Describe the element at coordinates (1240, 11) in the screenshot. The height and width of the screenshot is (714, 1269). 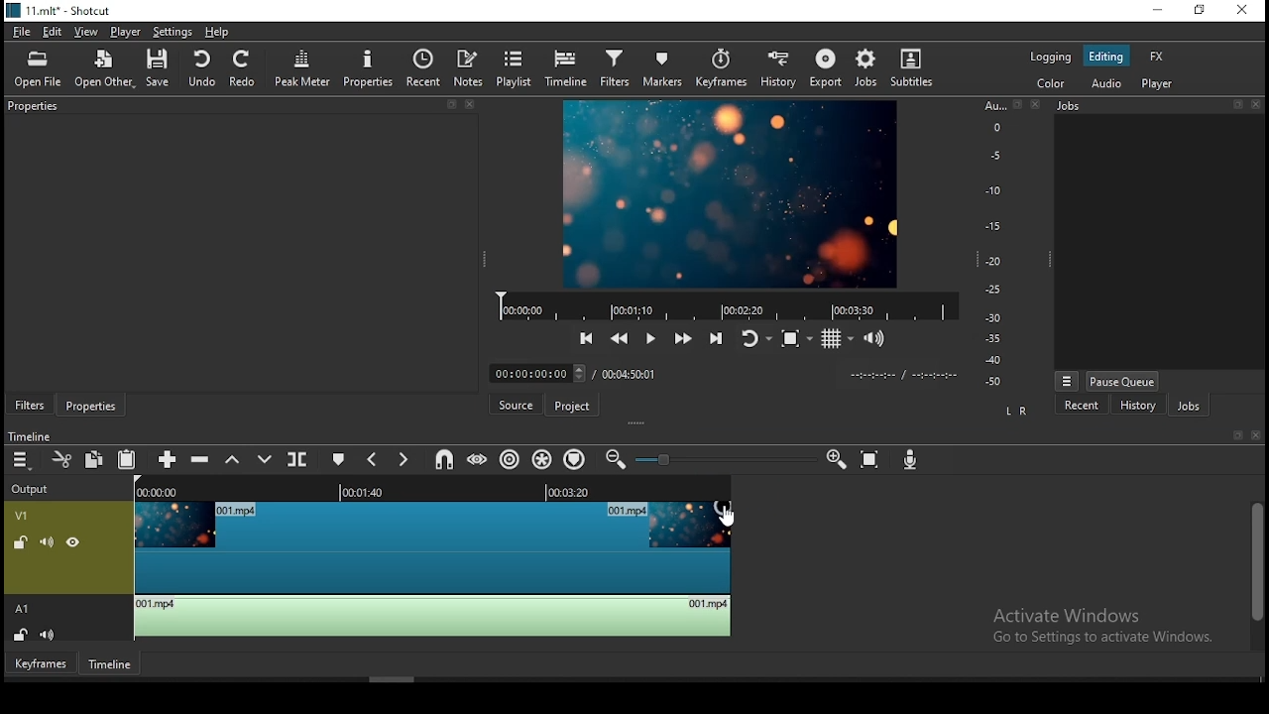
I see `close window` at that location.